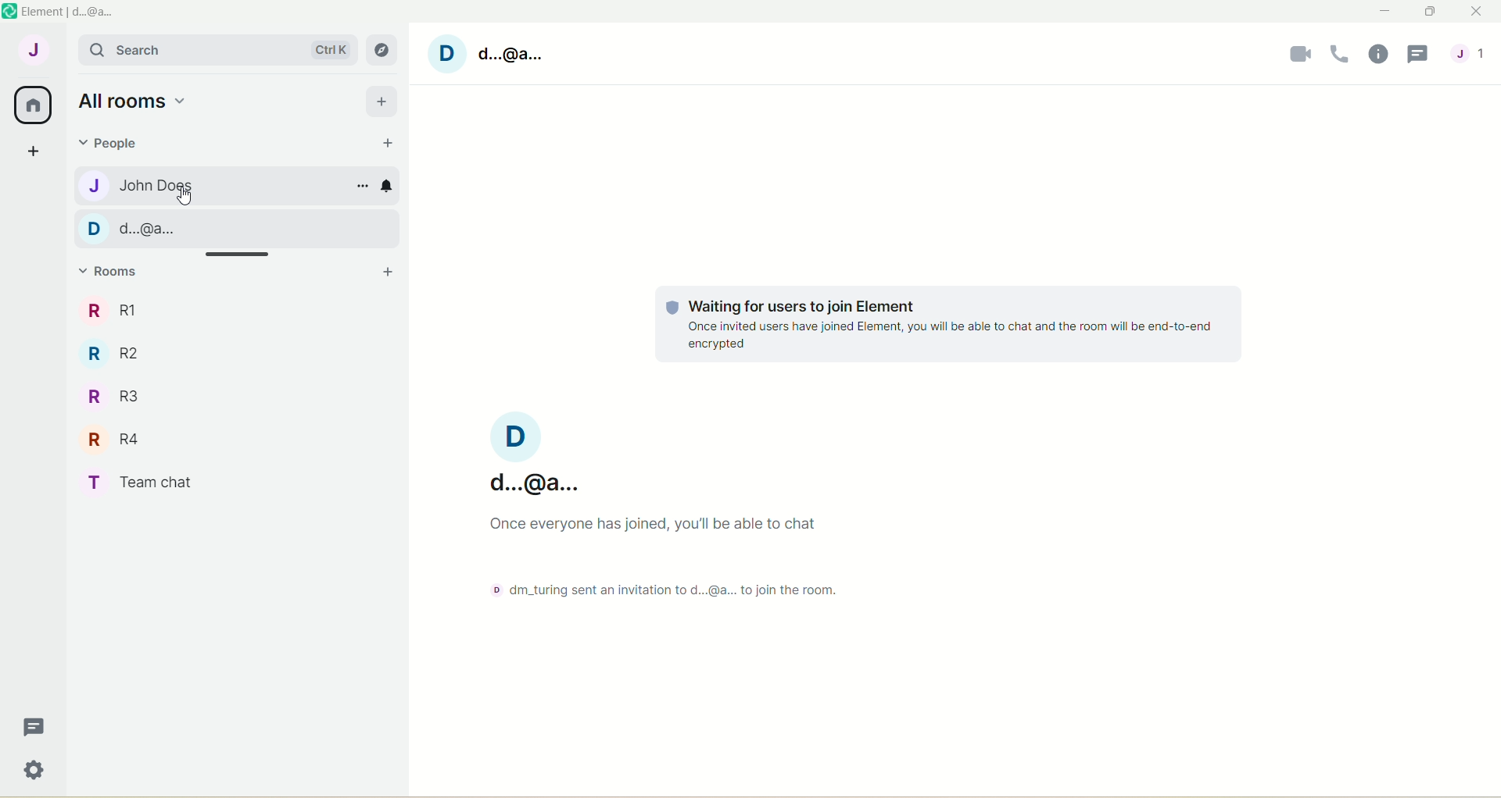  I want to click on ctrl k, so click(328, 45).